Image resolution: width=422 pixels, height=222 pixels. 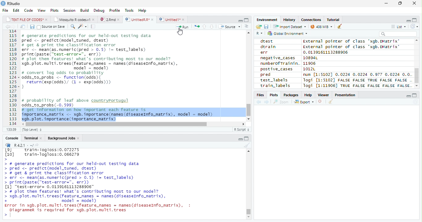 What do you see at coordinates (346, 94) in the screenshot?
I see `Presentation` at bounding box center [346, 94].